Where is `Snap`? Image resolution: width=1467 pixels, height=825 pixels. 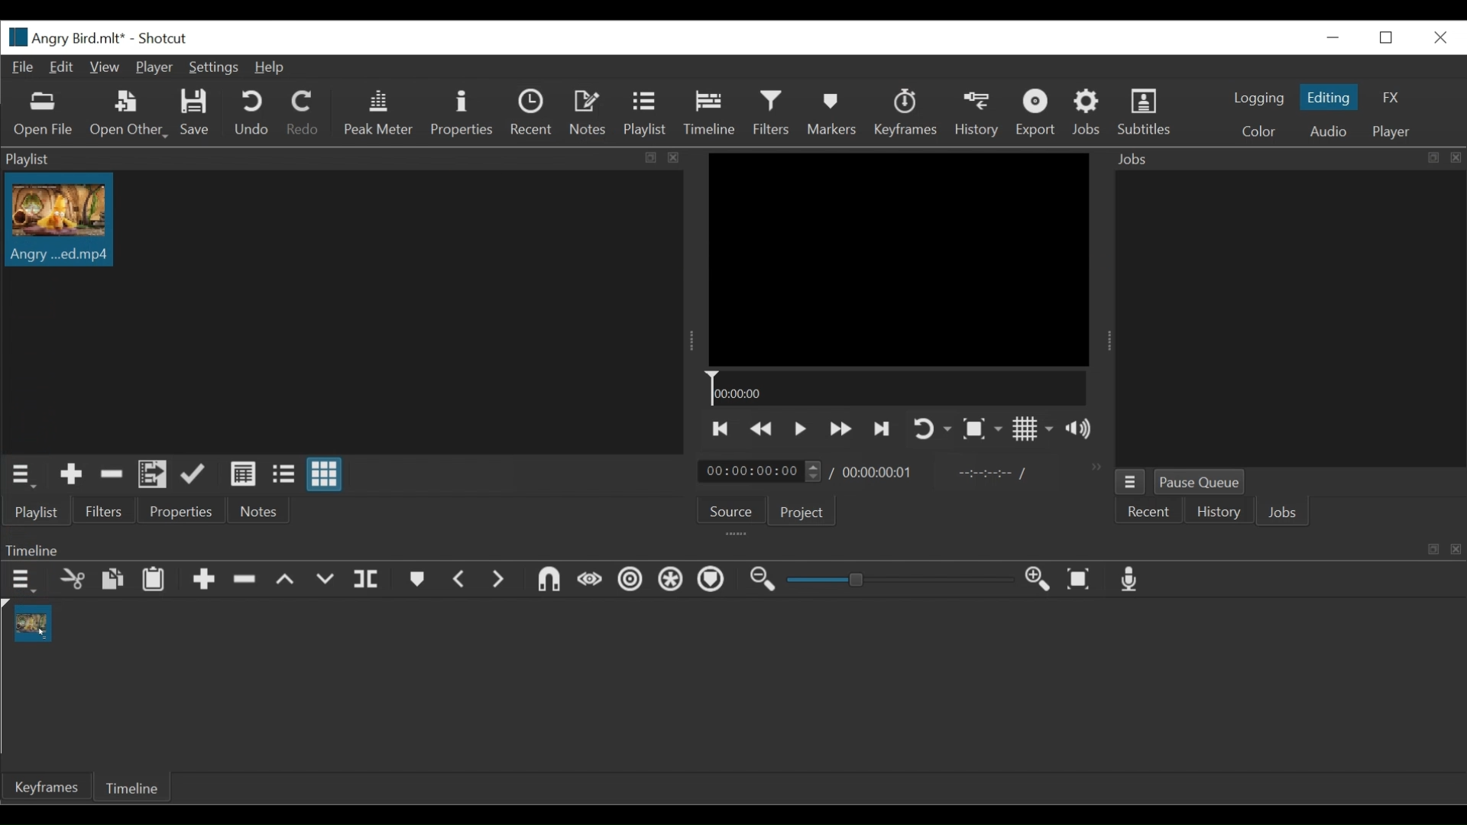 Snap is located at coordinates (669, 581).